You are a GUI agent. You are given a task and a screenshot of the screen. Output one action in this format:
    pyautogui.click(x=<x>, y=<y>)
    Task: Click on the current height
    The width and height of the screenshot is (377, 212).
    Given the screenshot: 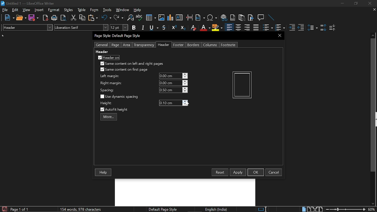 What is the action you would take?
    pyautogui.click(x=170, y=103)
    